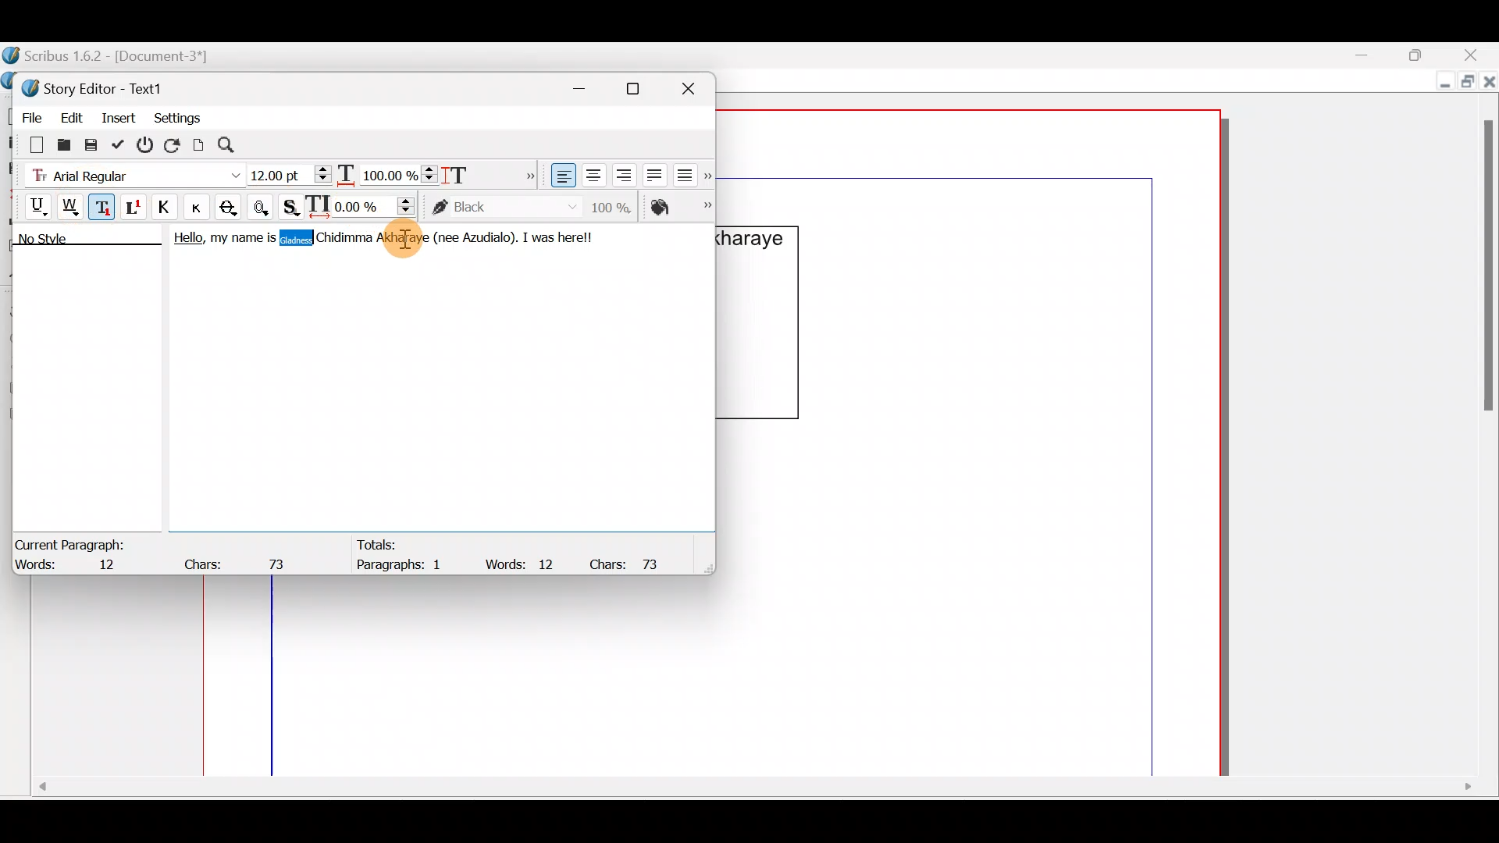 This screenshot has width=1499, height=843. I want to click on Underline, so click(30, 205).